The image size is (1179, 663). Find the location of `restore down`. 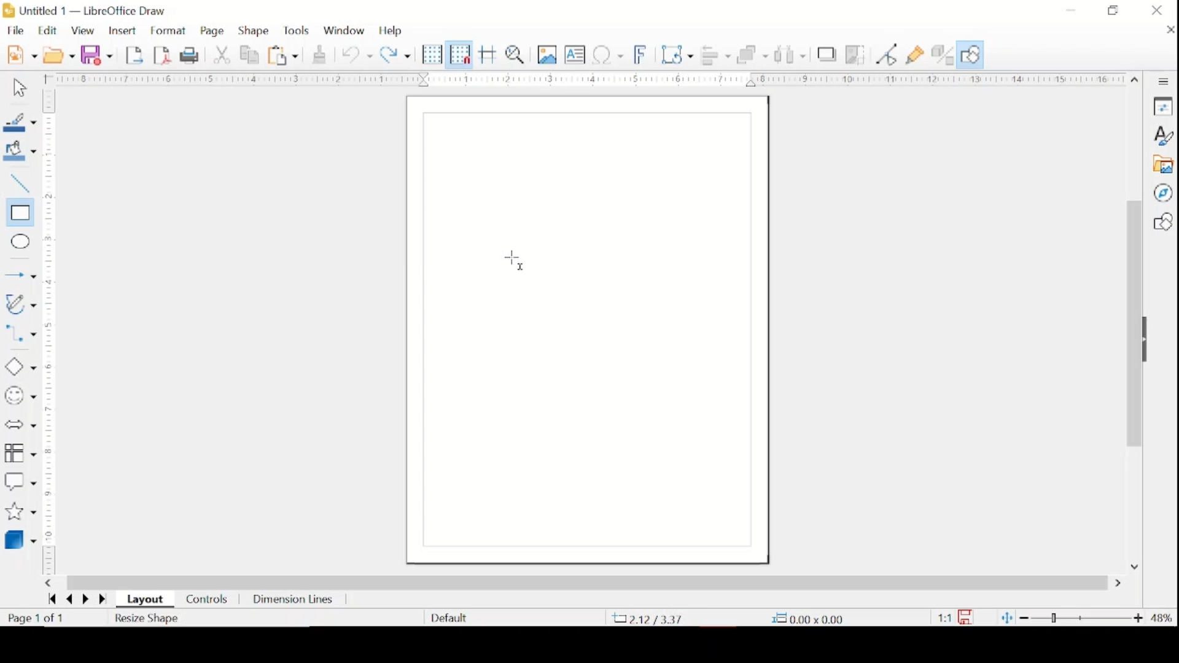

restore down is located at coordinates (1113, 10).